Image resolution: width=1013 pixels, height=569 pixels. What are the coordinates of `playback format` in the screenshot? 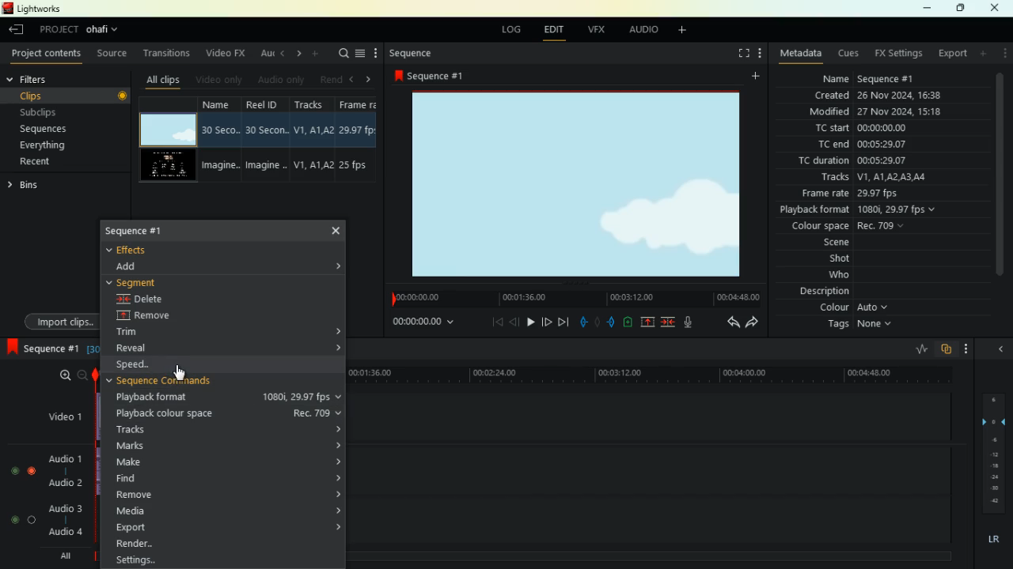 It's located at (226, 397).